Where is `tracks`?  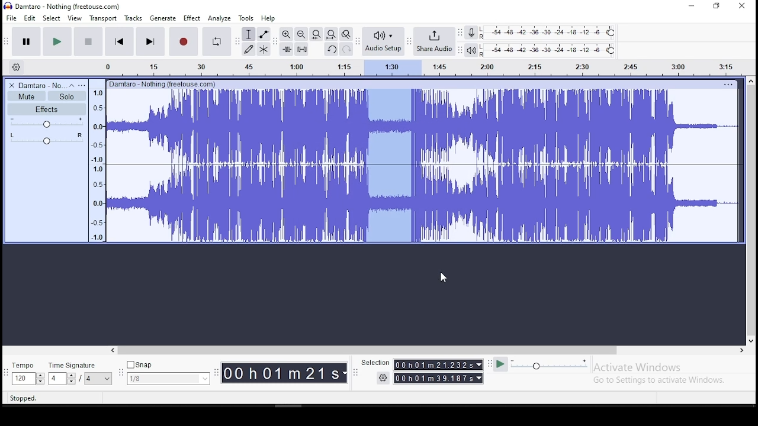 tracks is located at coordinates (134, 18).